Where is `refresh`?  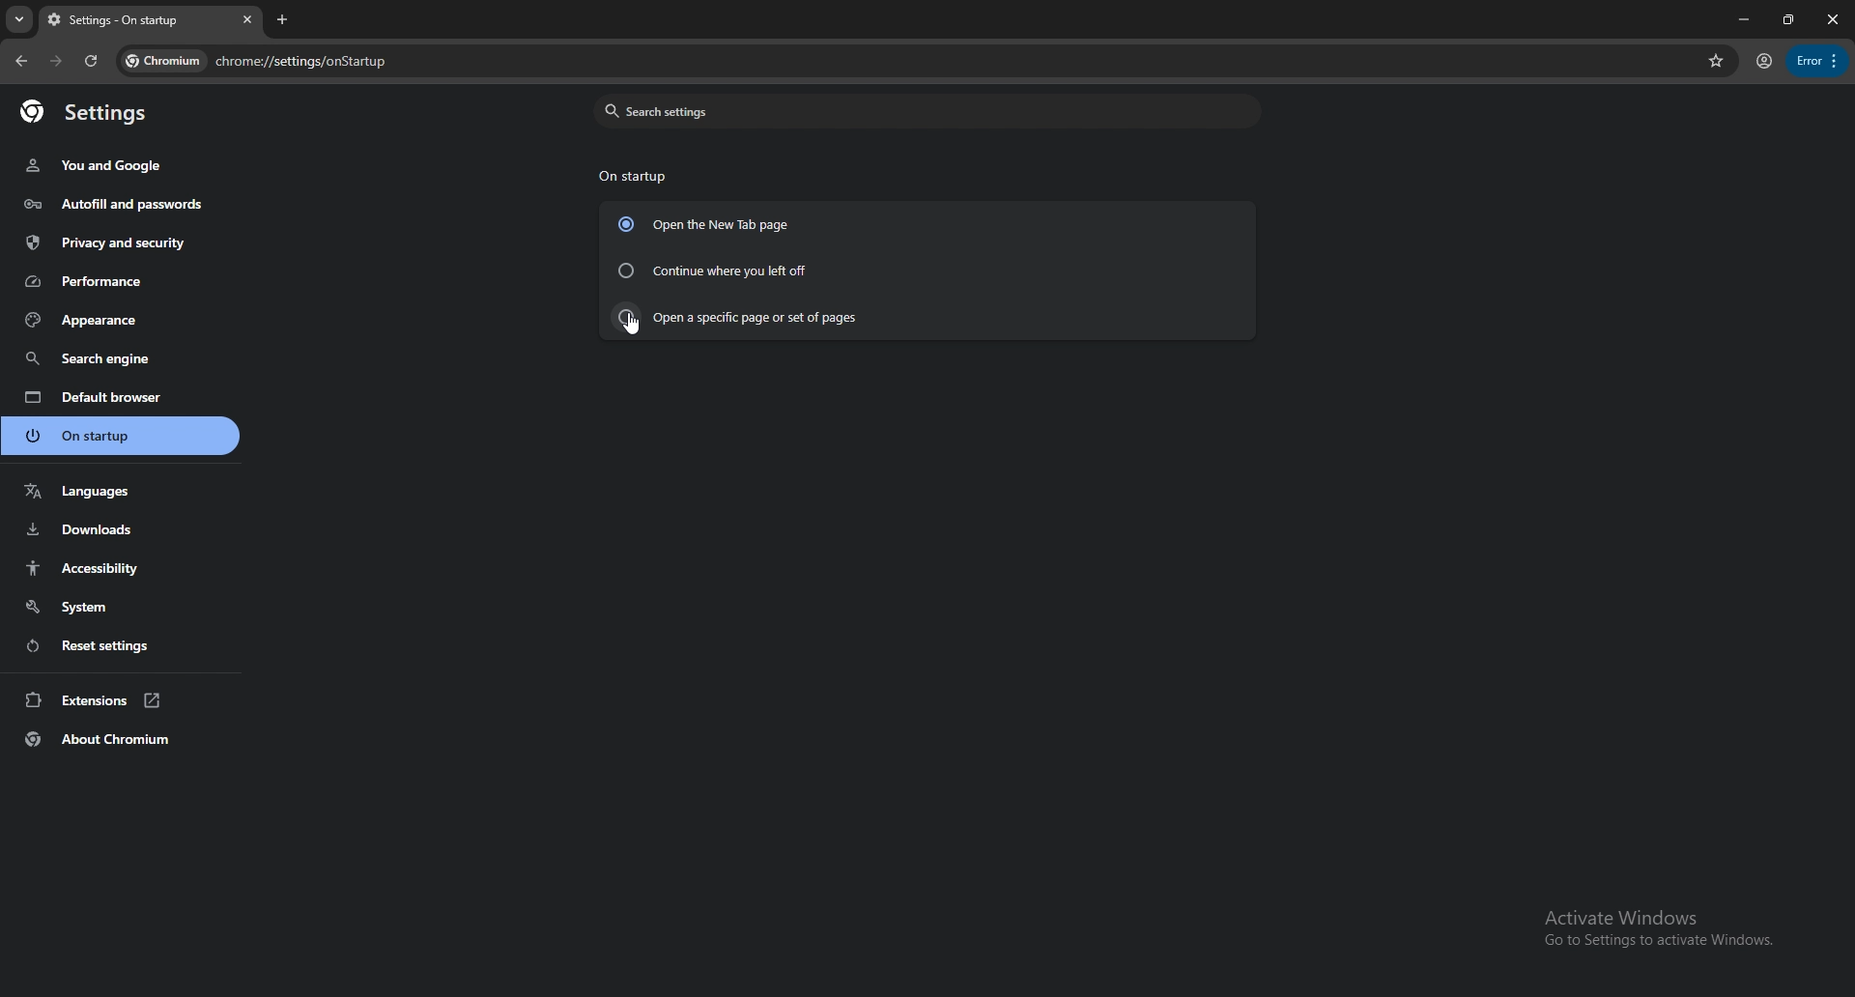
refresh is located at coordinates (91, 61).